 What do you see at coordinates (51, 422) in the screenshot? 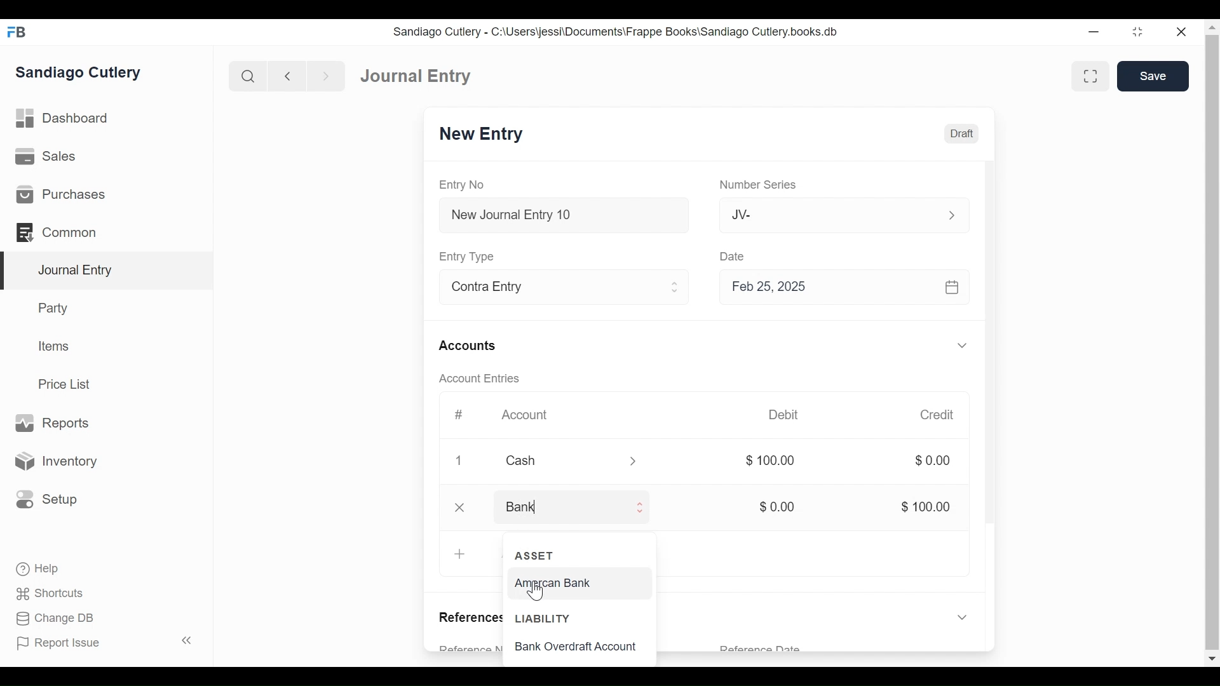
I see `Reports` at bounding box center [51, 422].